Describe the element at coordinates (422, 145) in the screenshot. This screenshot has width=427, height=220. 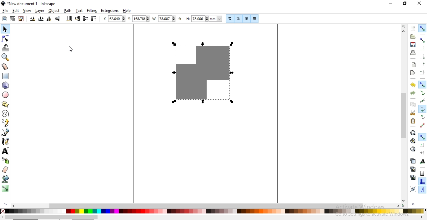
I see `snap centers of objects` at that location.